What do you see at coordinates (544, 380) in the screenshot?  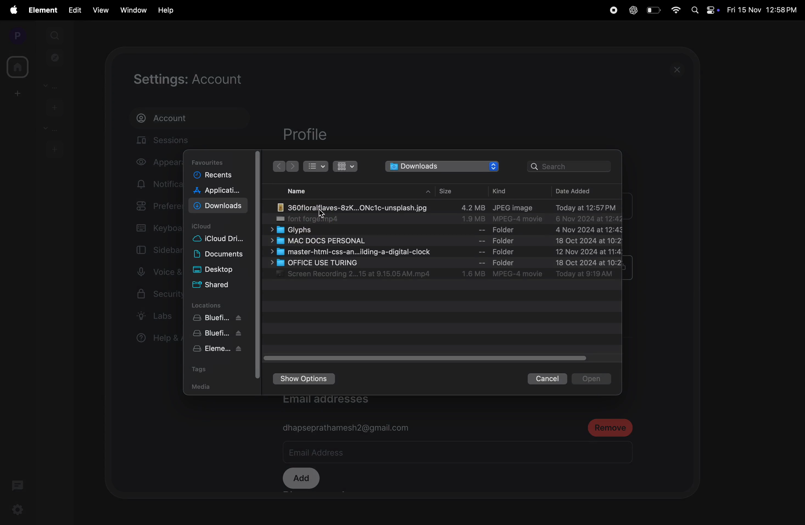 I see `cancel` at bounding box center [544, 380].